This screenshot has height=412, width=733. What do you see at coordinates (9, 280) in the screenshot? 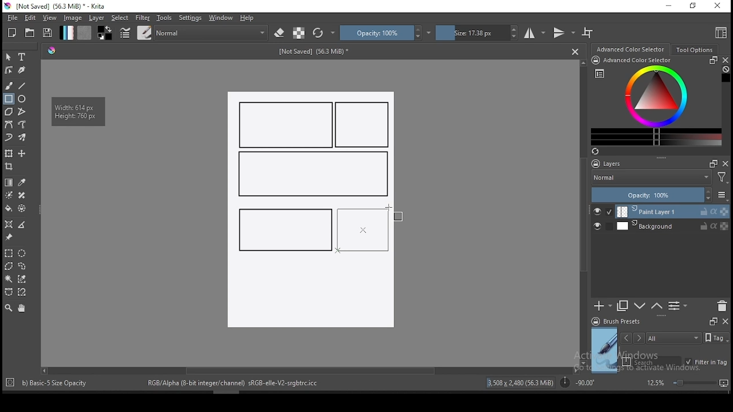
I see `contiguous selection tool` at bounding box center [9, 280].